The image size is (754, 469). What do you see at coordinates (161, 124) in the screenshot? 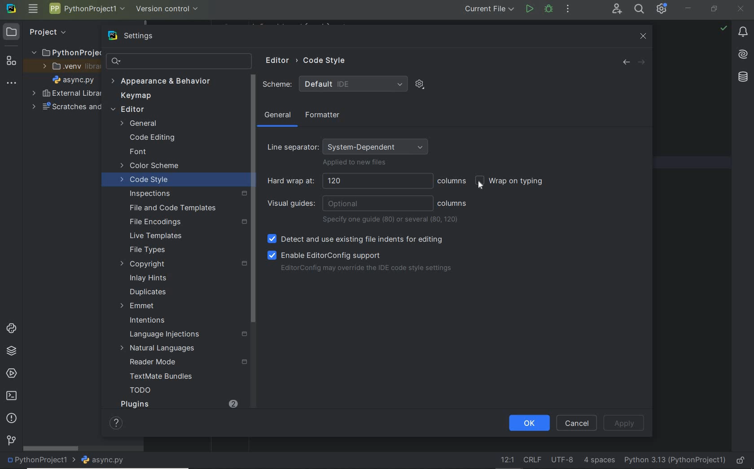
I see `General` at bounding box center [161, 124].